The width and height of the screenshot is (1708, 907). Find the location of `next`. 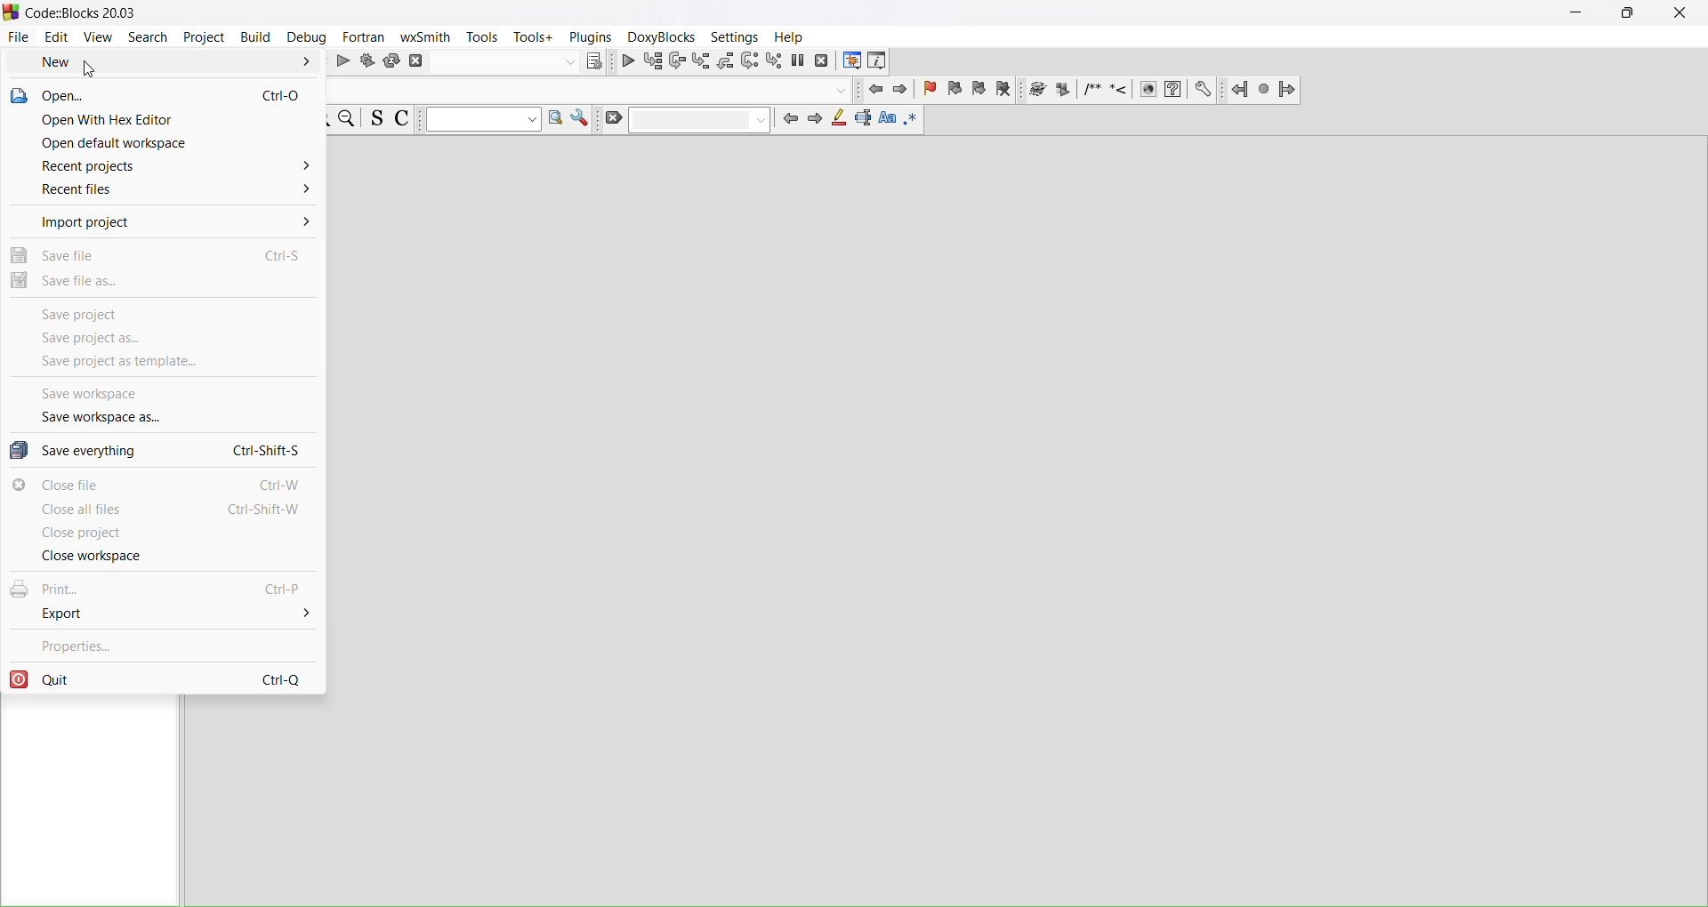

next is located at coordinates (819, 121).